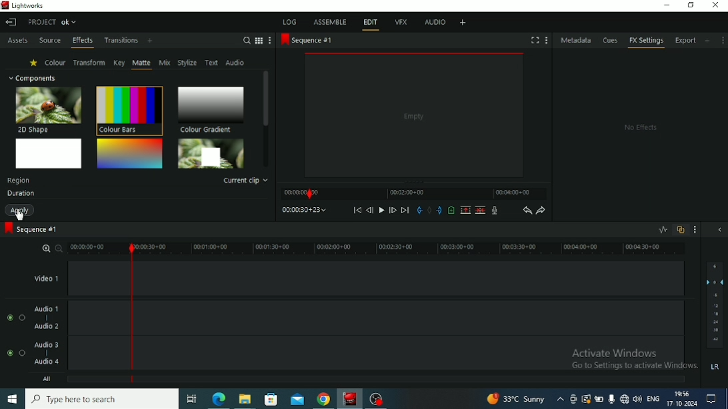 The height and width of the screenshot is (409, 728). I want to click on Slider, so click(414, 248).